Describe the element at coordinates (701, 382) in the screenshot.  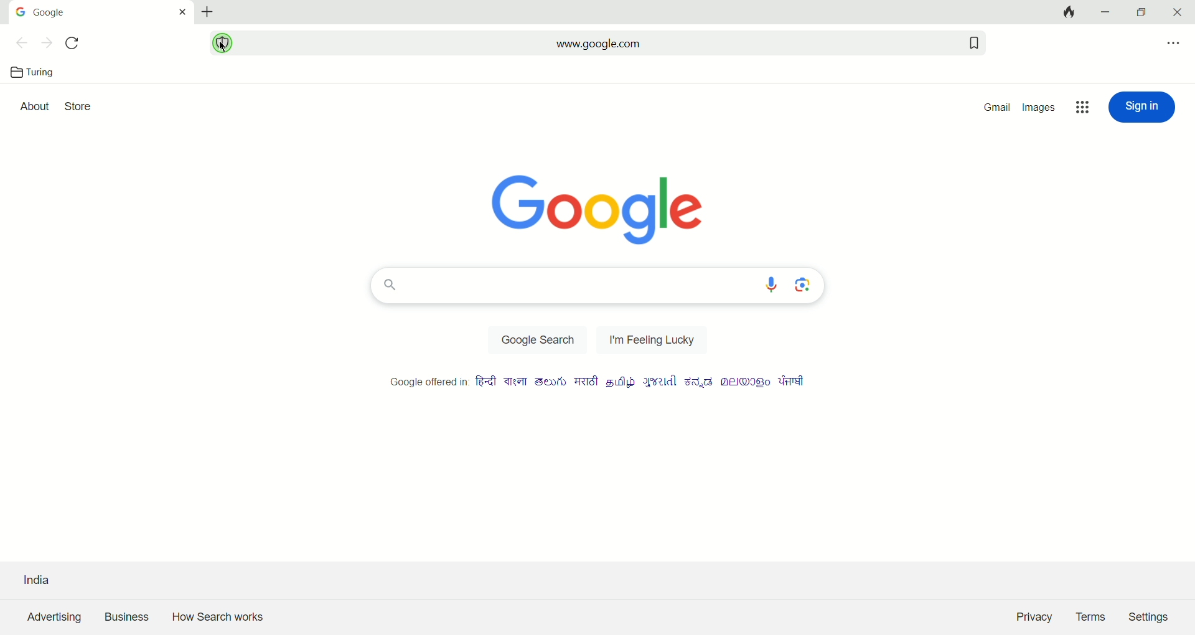
I see `language` at that location.